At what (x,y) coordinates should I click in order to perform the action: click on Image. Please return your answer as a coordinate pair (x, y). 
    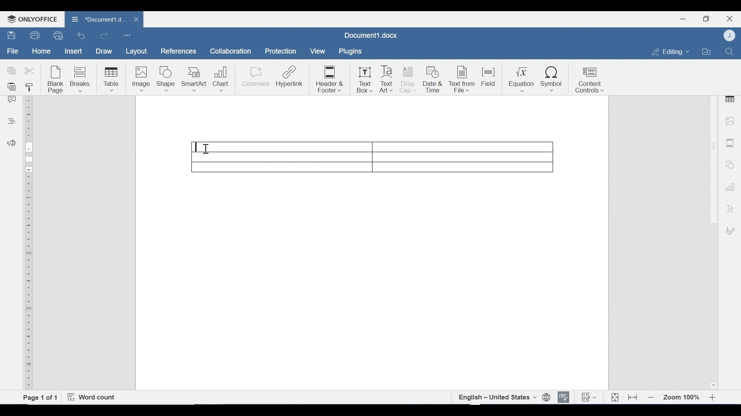
    Looking at the image, I should click on (140, 80).